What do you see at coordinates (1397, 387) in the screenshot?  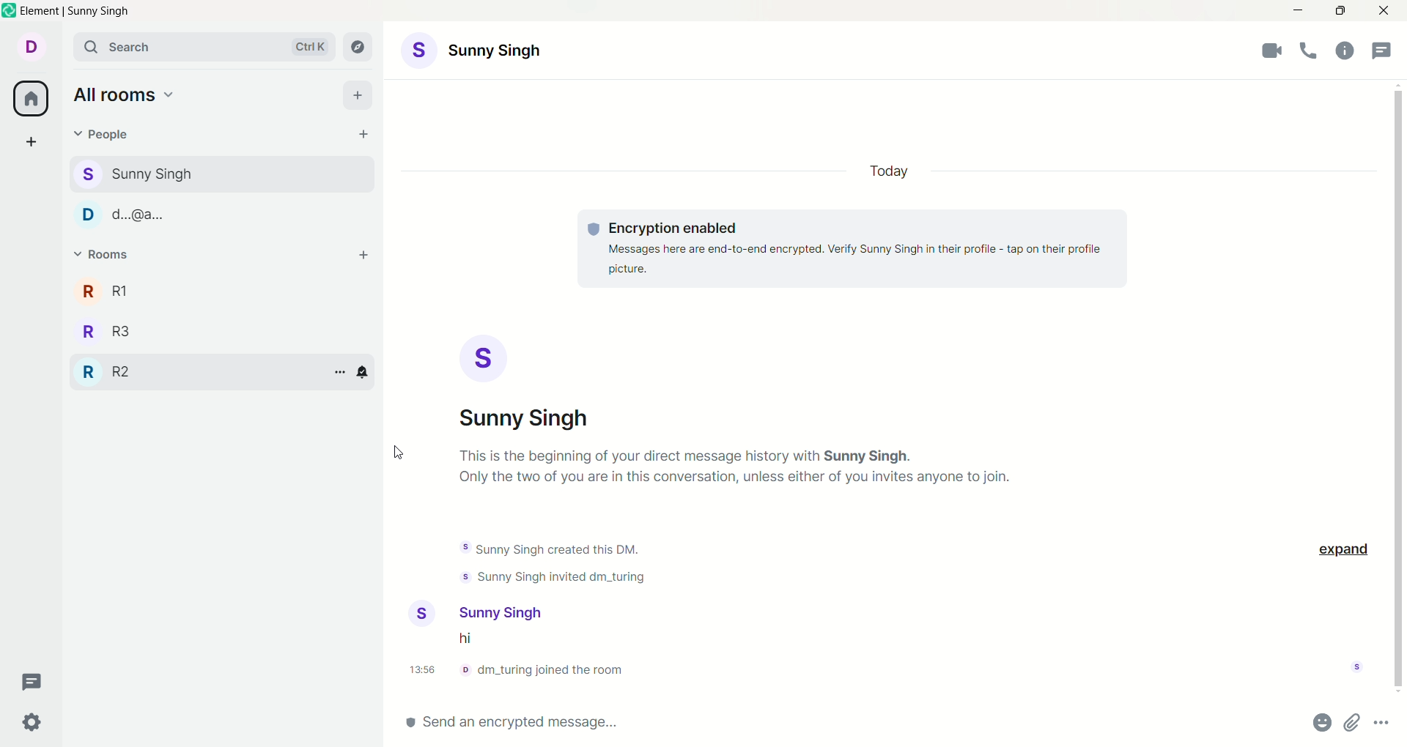 I see `CURSOR` at bounding box center [1397, 387].